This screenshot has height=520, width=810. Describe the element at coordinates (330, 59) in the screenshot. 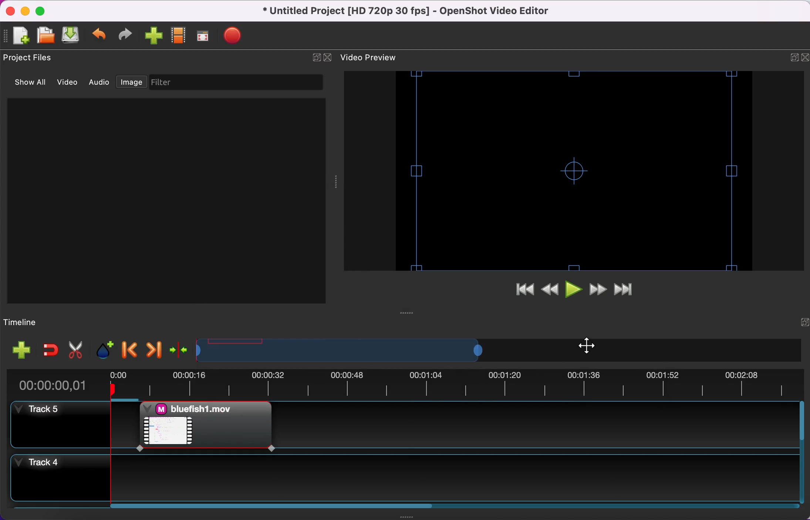

I see `close` at that location.